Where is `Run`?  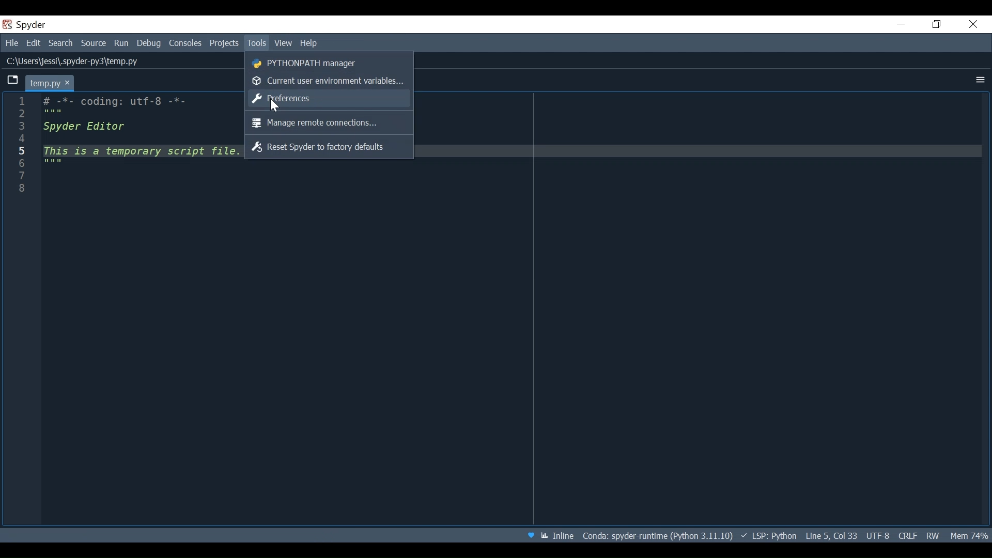 Run is located at coordinates (121, 43).